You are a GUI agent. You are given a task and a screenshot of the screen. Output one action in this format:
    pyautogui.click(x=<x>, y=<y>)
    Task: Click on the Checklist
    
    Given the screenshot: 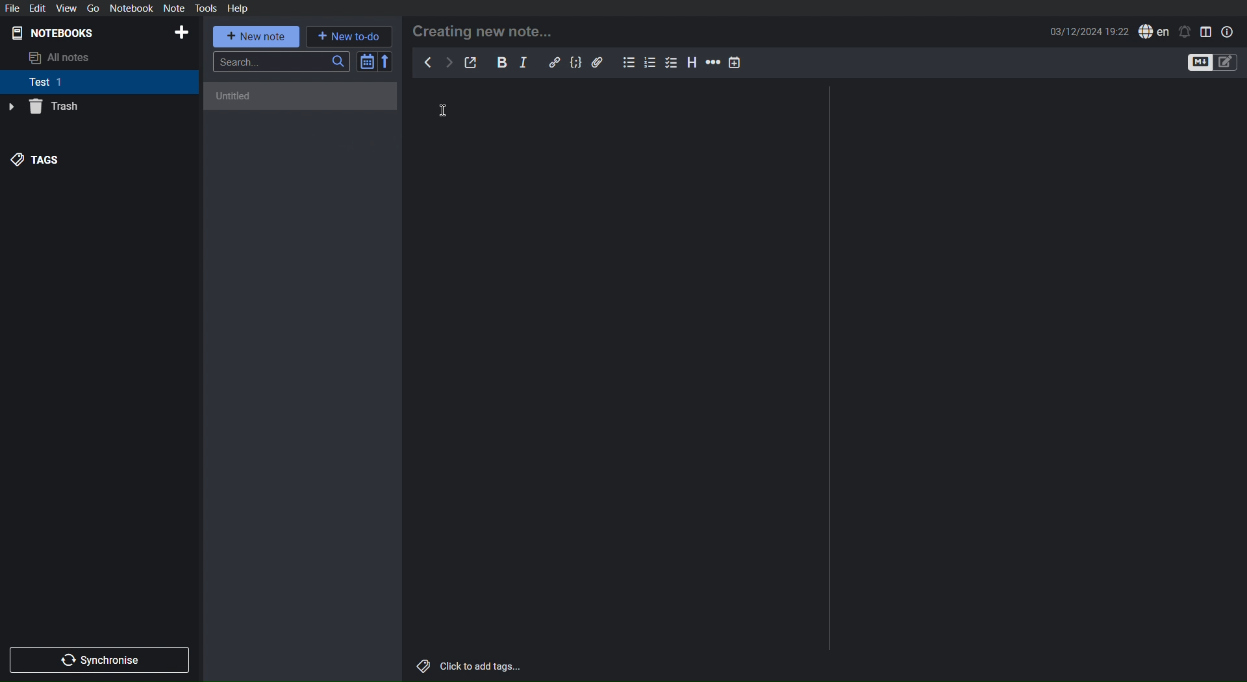 What is the action you would take?
    pyautogui.click(x=672, y=63)
    